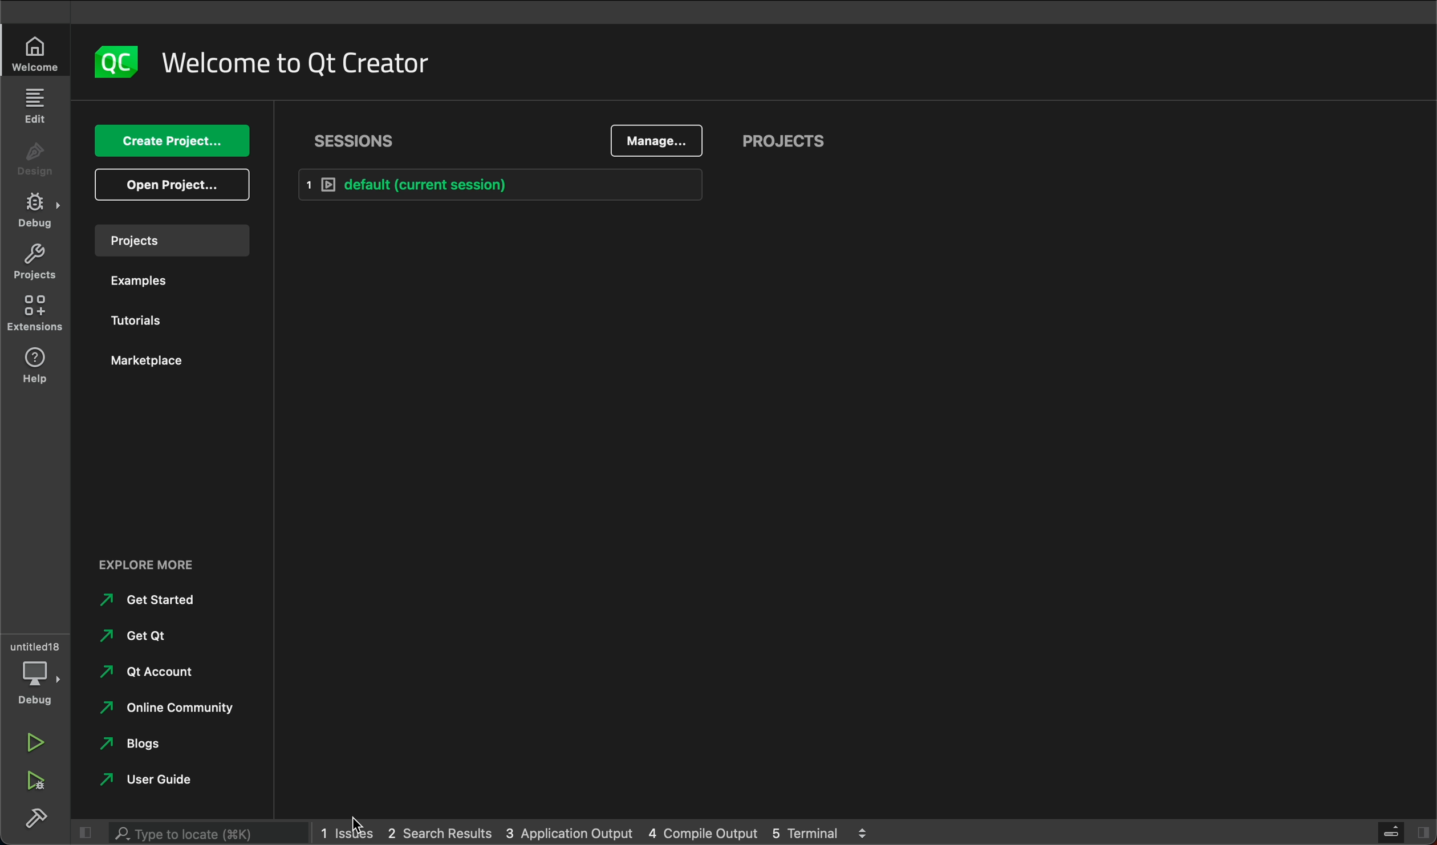 This screenshot has height=845, width=1437. I want to click on projects, so click(169, 239).